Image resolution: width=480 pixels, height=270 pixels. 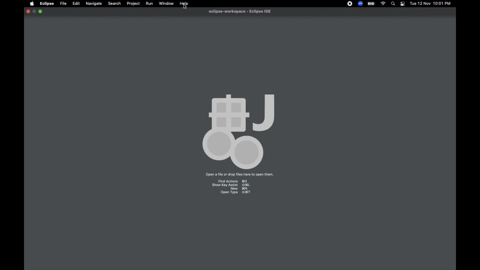 I want to click on Navigate, so click(x=93, y=4).